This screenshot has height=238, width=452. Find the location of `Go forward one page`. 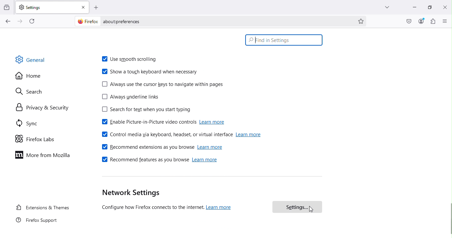

Go forward one page is located at coordinates (19, 21).